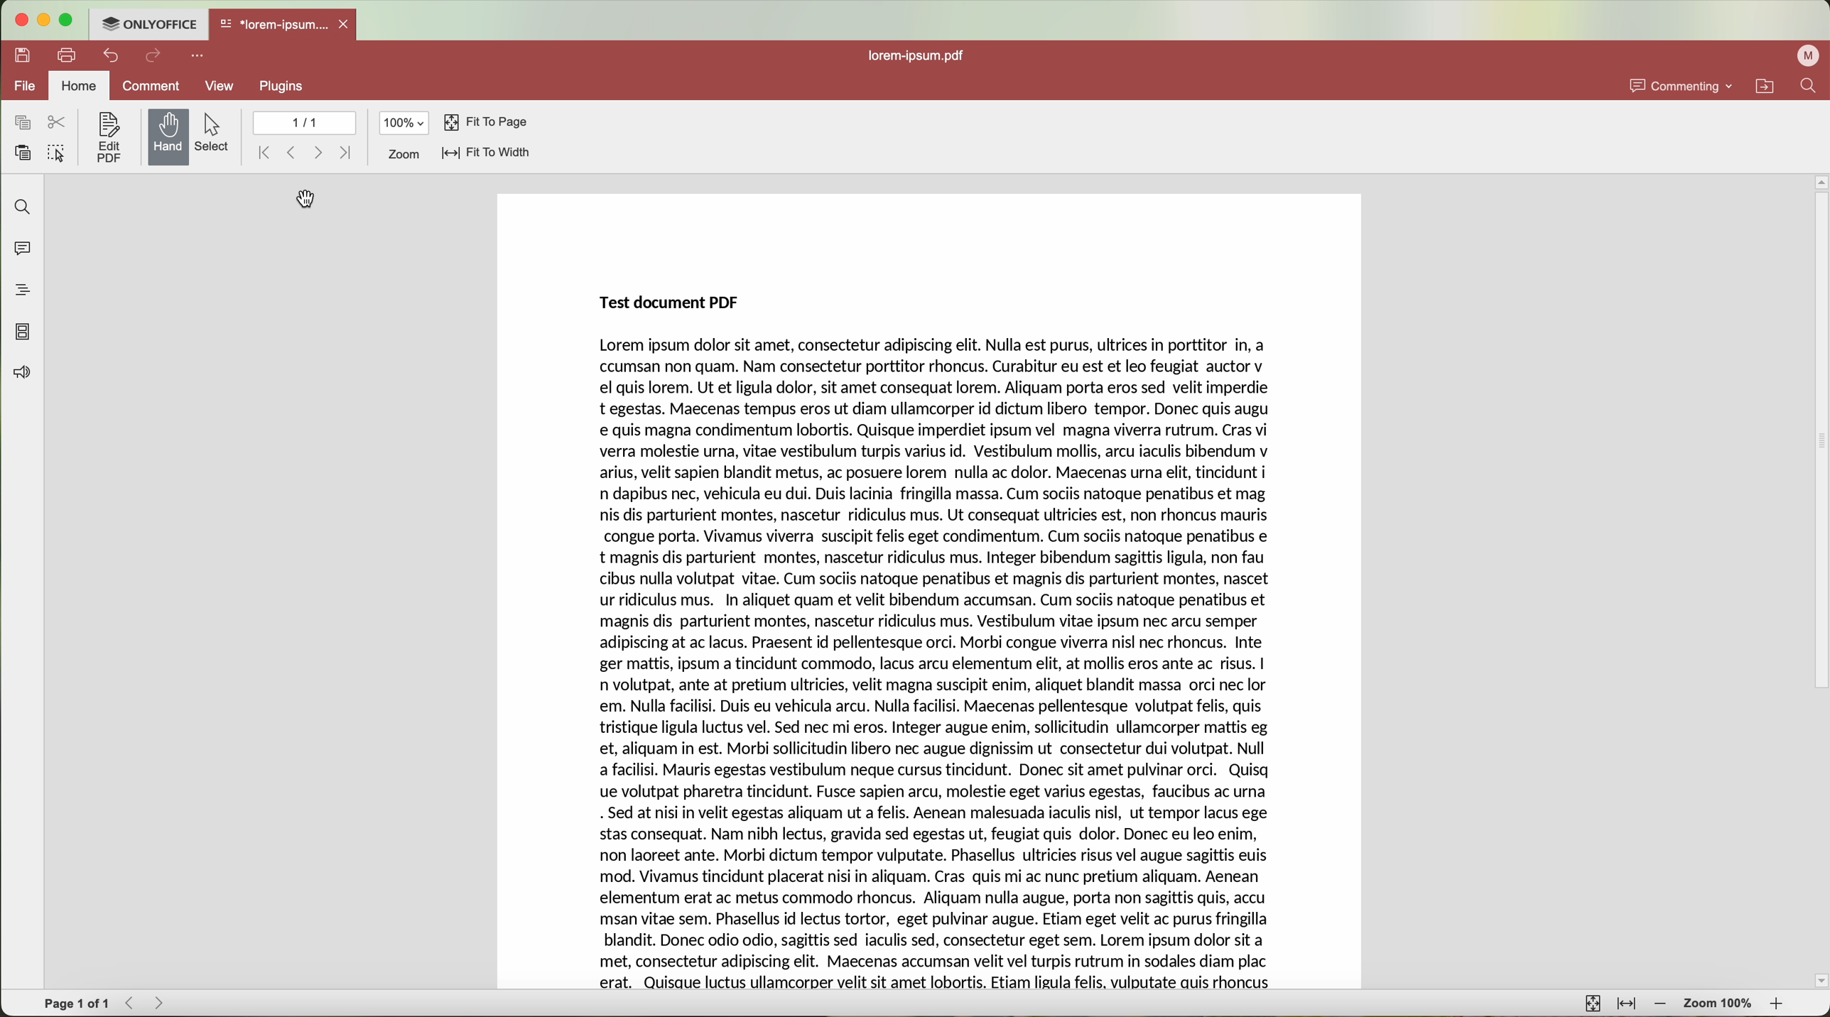 This screenshot has width=1830, height=1017. What do you see at coordinates (941, 665) in the screenshot?
I see `Lorem ipsum dolor sit amet, consectetur adipiscing elit. Nulla est purus, ultrices in porttitor In, a
ccumsan non quam. Nam consectetur porttitor rhoncus. Curabitur eu est et leo feugiat auctor v
el quis lorem. Ut et ligula dolor, sit amet consequat lorem. Aliquam porta eros sed velit imperdie
t egestas. Maecenas tempus eros ut diam ullamcorper id dictum libero tempor. Donec quis augu
e quis magna condimentum lobortis. Quisque imperdiet ipsum vel magna viverra rutrum. Cras vi
verra molestie urna, vitae vestibulum turpis varius id. Vestibulum mollis, arcu iaculis bibendum v
arius, velit sapien blandit metus, ac posuere lorem nulla ac dolor. Maecenas urna elit, tincidunt i
n dapibus nec, vehicula eu dui. Duis lacinia fringilla massa. Cum sociis natoque penatibus et mag
nis dis parturient montes, nascetur ridiculus mus. Ut consequat ultricies est, non rhoncus mauris
congue porta. Vivamus viverra suscipit felis eget condimentum. Cum sociis natoque penatibus e
t magnis dis parturient montes, nascetur ridiculus mus. Integer bibendum sagittis ligula, non fau
cibus nulla volutpat vitae. Cum sociis natoque penatibus et magnis dis parturient montes, nascet
ur ridiculus mus. In aliquet quam et velit bibendum accumsan. Cum sociis natoque penatibus et
magnis dis parturient montes, nascetur ridiculus mus. Vestibulum vitae ipsum nec arcu semper
adipiscing at ac lacus. Praesent id pellentesque orci. Morbi congue viverra nisl nec rhoncus. Inte
ger mattis, ipsum a tincidunt commodo, lacus arcu elementum elit, at mollis eros ante ac risus. |
n volutpat, ante at pretium ultricies, velit magna suscipit enim, aliquet blandit massa orci nec lor
em. Nulla facilisi. Duis eu vehicula arcu. Nulla facilisi. Maecenas pellentesque volutpat felis, quis
tristique ligula luctus vel. Sed nec mi eros. Integer augue enim, sollicitudin ullamcorper mattis eg
et, aliquam in est. Morbi sollicitudin libero nec augue dignissim ut consectetur dui volutpat. Null
a facilisi. Mauris egestas vestibulum neque cursus tincidunt. Donec sit amet pulvinar orci. Quisq
ue volutpat pharetra tincidunt. Fusce sapien arcu, molestie eget varius egestas, faucibus ac urna
. Sed at nisi in velit egestas aliquam ut a felis. Aenean malesuada iaculis nisl, ut tempor lacus ege
stas consequat. Nam nibh lectus, gravida sed egestas ut, feugiat quis dolor. Donec eu leo enim,
non laoreet ante. Morbi dictum tempor vulputate. Phasellus ultricies risus vel augue sagittis euis
mod. Vivamus tincidunt placerat nisi in aliquam. Cras quis mi ac nunc pretium aliquam. Aenean
elementum erat ac metus commodo rhoncus. Aliquam nulla augue, porta non sagittis quis, accu
msan vitae sem. Phasellus id lectus tortor, eget pulvinar augue. Etiam eget velit ac purus fringilla
blandit. Donec odio odio, sagittis sed iaculis sed, consectetur eget sem. Lorem ipsum dolor sit a
met, consectetur adipiscing elit. Maecenas accumsan velit vel turpis rutrum in sodales diam plac
erat. Quisque luctus ullamcorper velit sit amet lobortis. Etiam ligula felis, vulputate auis rhoncus` at bounding box center [941, 665].